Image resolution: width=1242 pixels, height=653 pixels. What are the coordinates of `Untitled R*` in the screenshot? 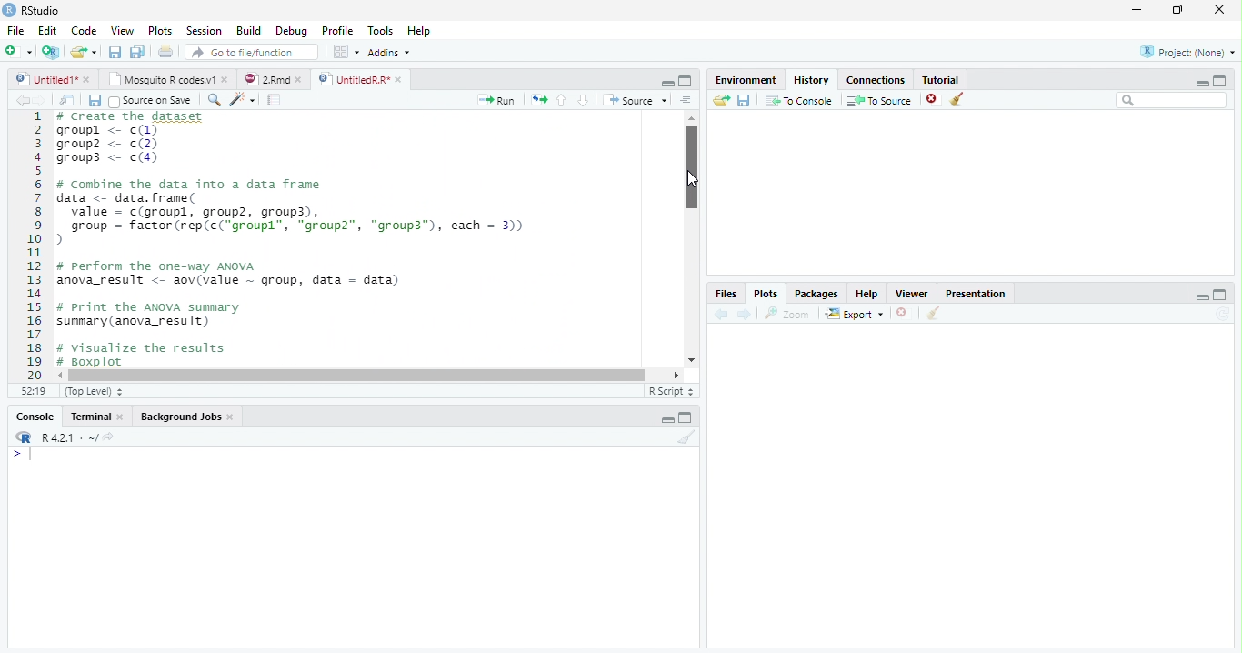 It's located at (360, 79).